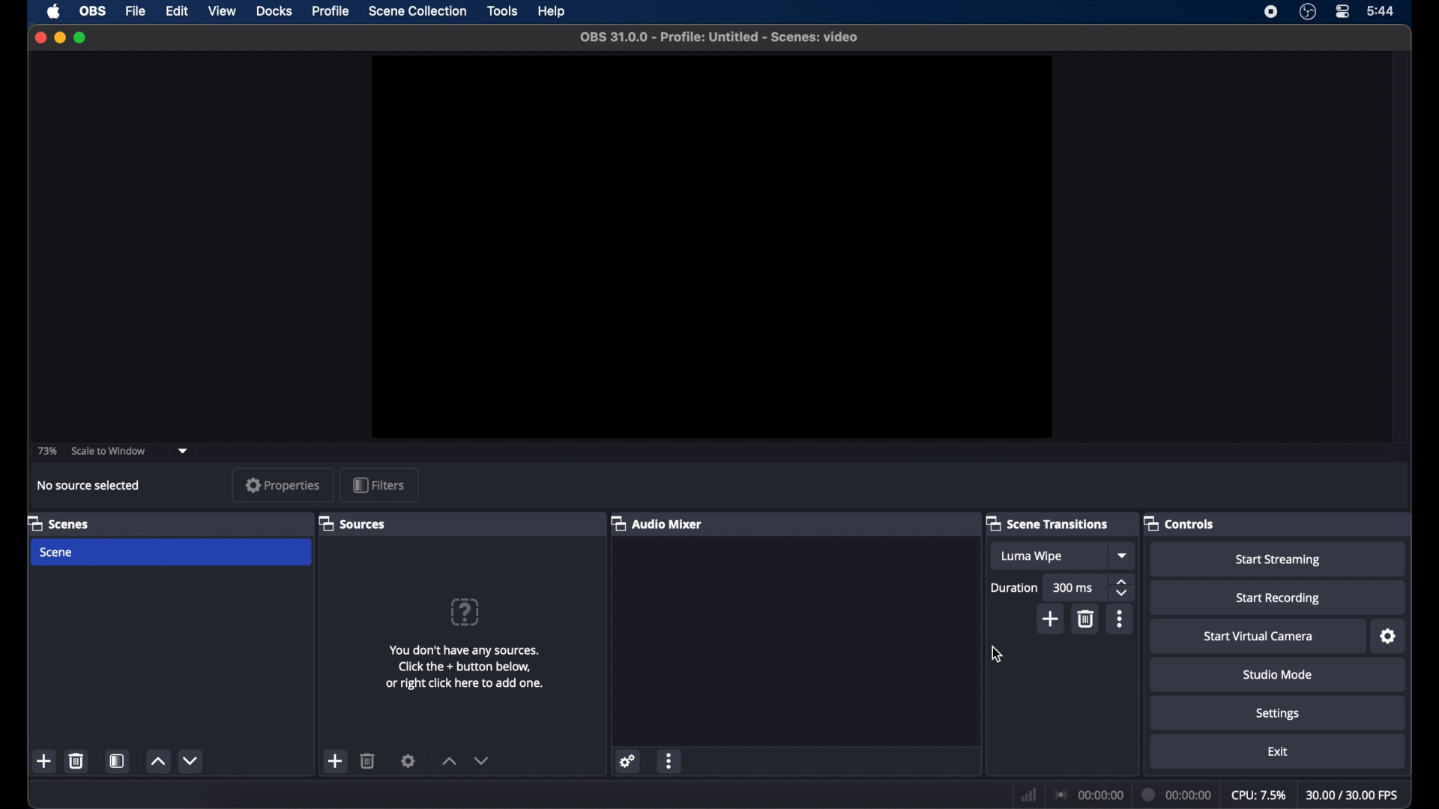  Describe the element at coordinates (418, 10) in the screenshot. I see `scene collection` at that location.